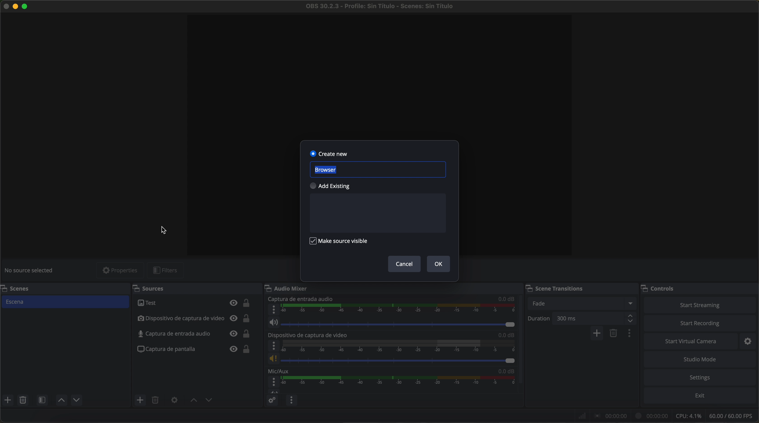 The height and width of the screenshot is (423, 759). What do you see at coordinates (174, 401) in the screenshot?
I see `open source properties` at bounding box center [174, 401].